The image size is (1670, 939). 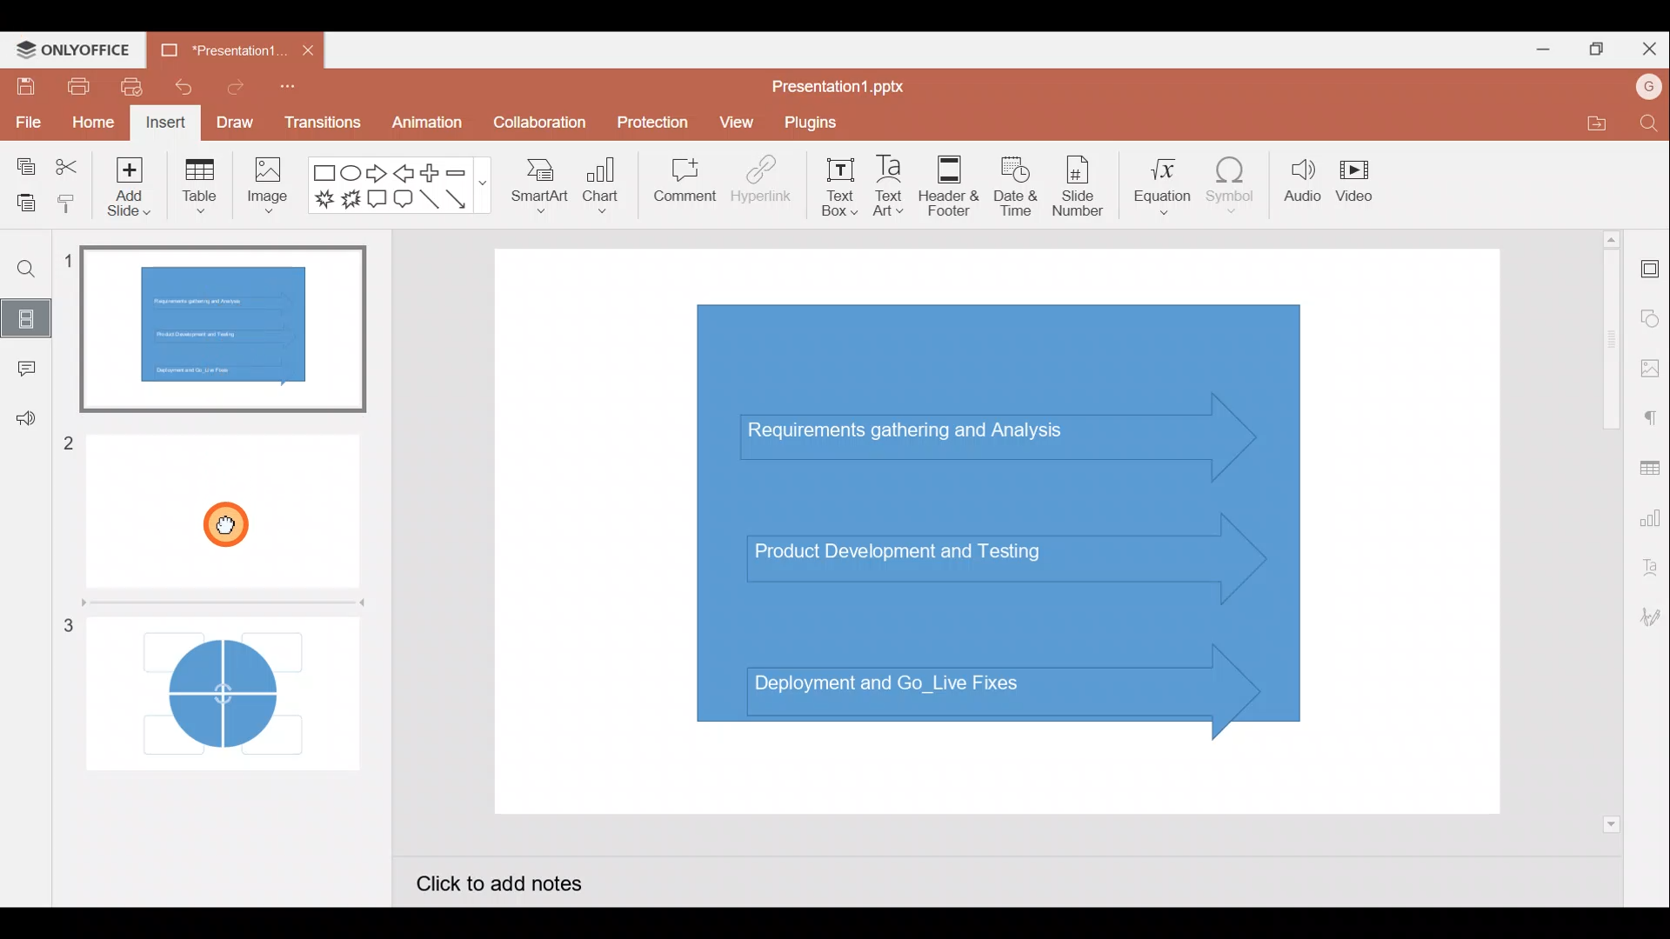 What do you see at coordinates (1648, 270) in the screenshot?
I see `Slide settings` at bounding box center [1648, 270].